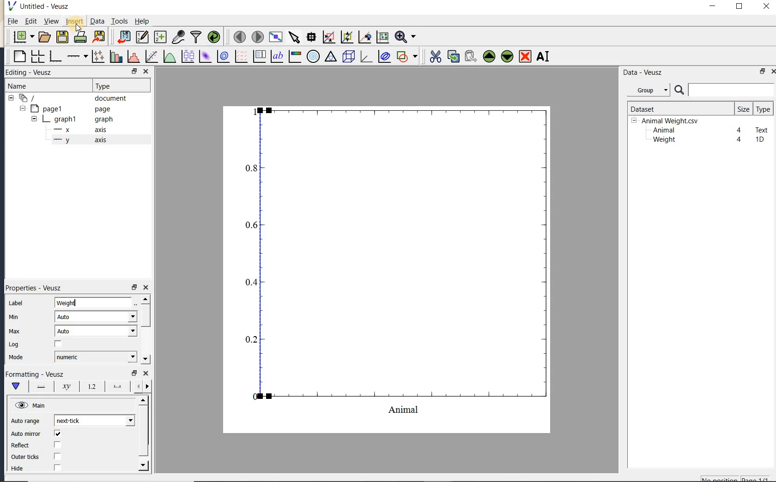 The width and height of the screenshot is (776, 482). What do you see at coordinates (133, 56) in the screenshot?
I see `histogram of a dataset` at bounding box center [133, 56].